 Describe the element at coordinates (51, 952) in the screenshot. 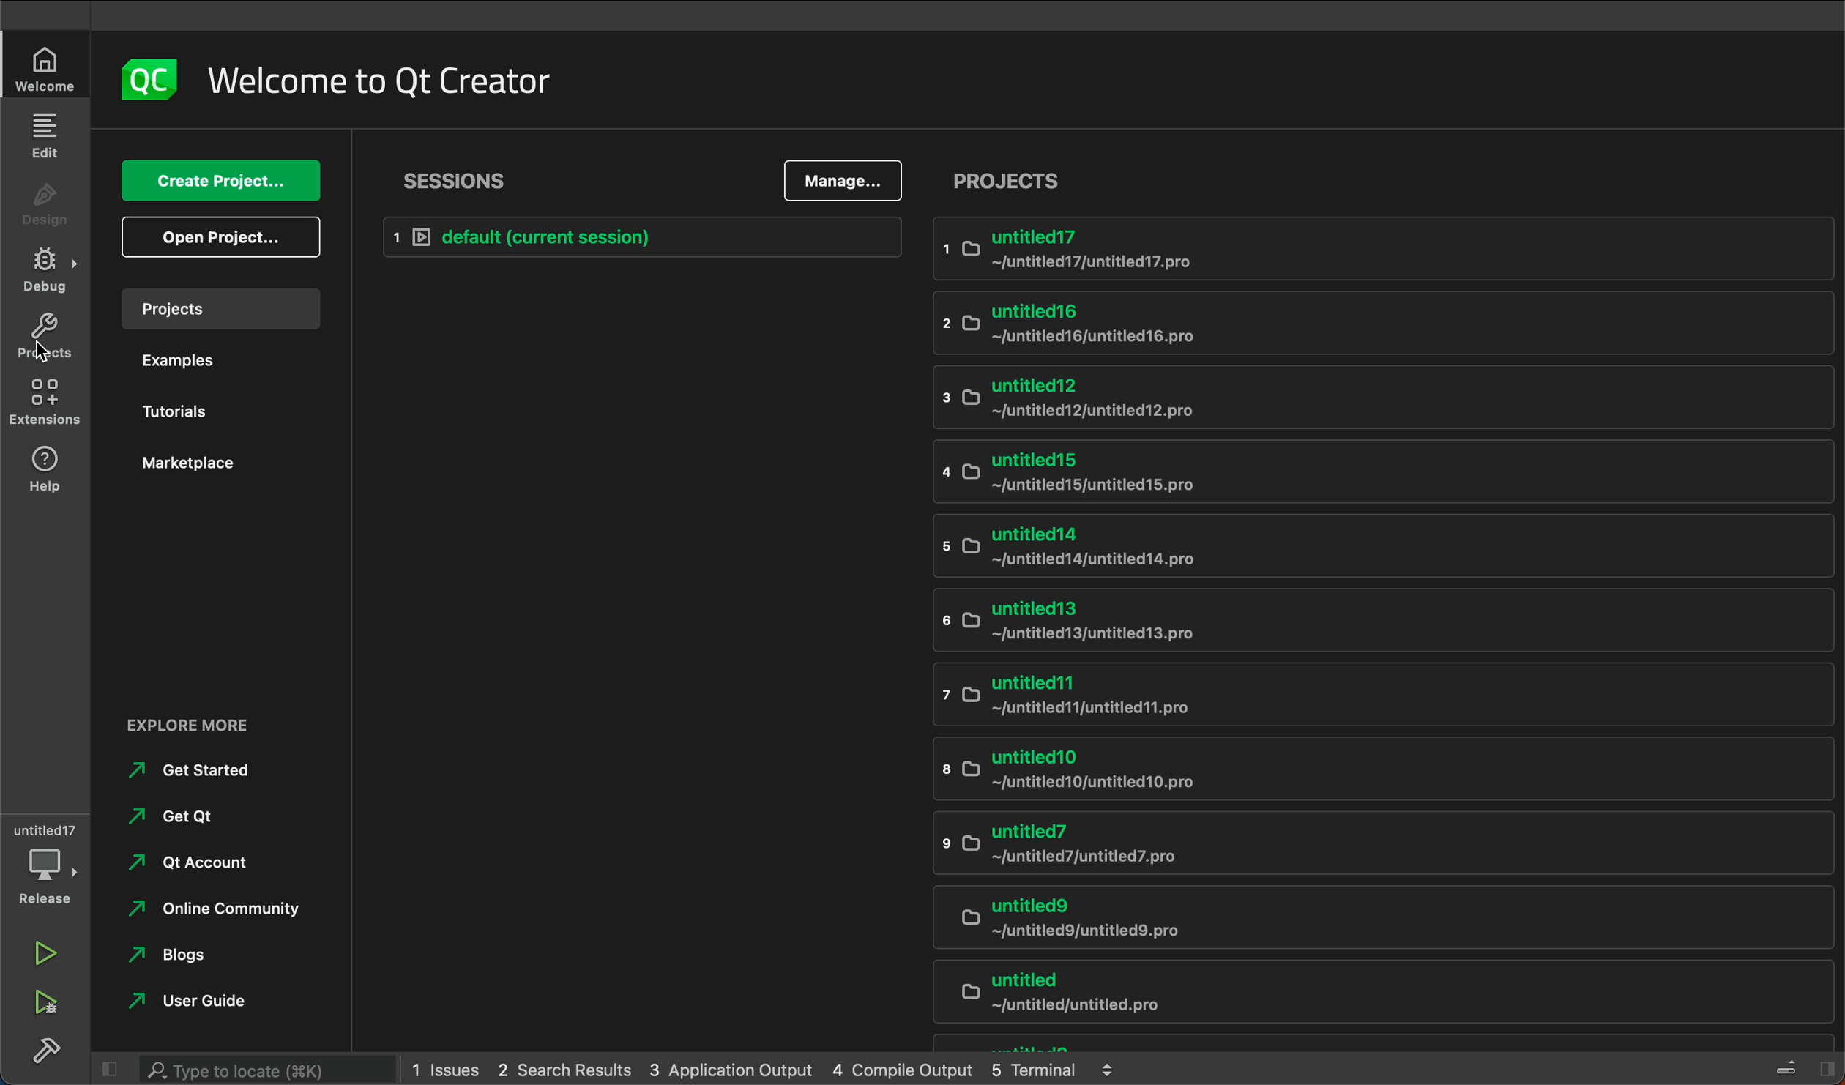

I see `run` at that location.